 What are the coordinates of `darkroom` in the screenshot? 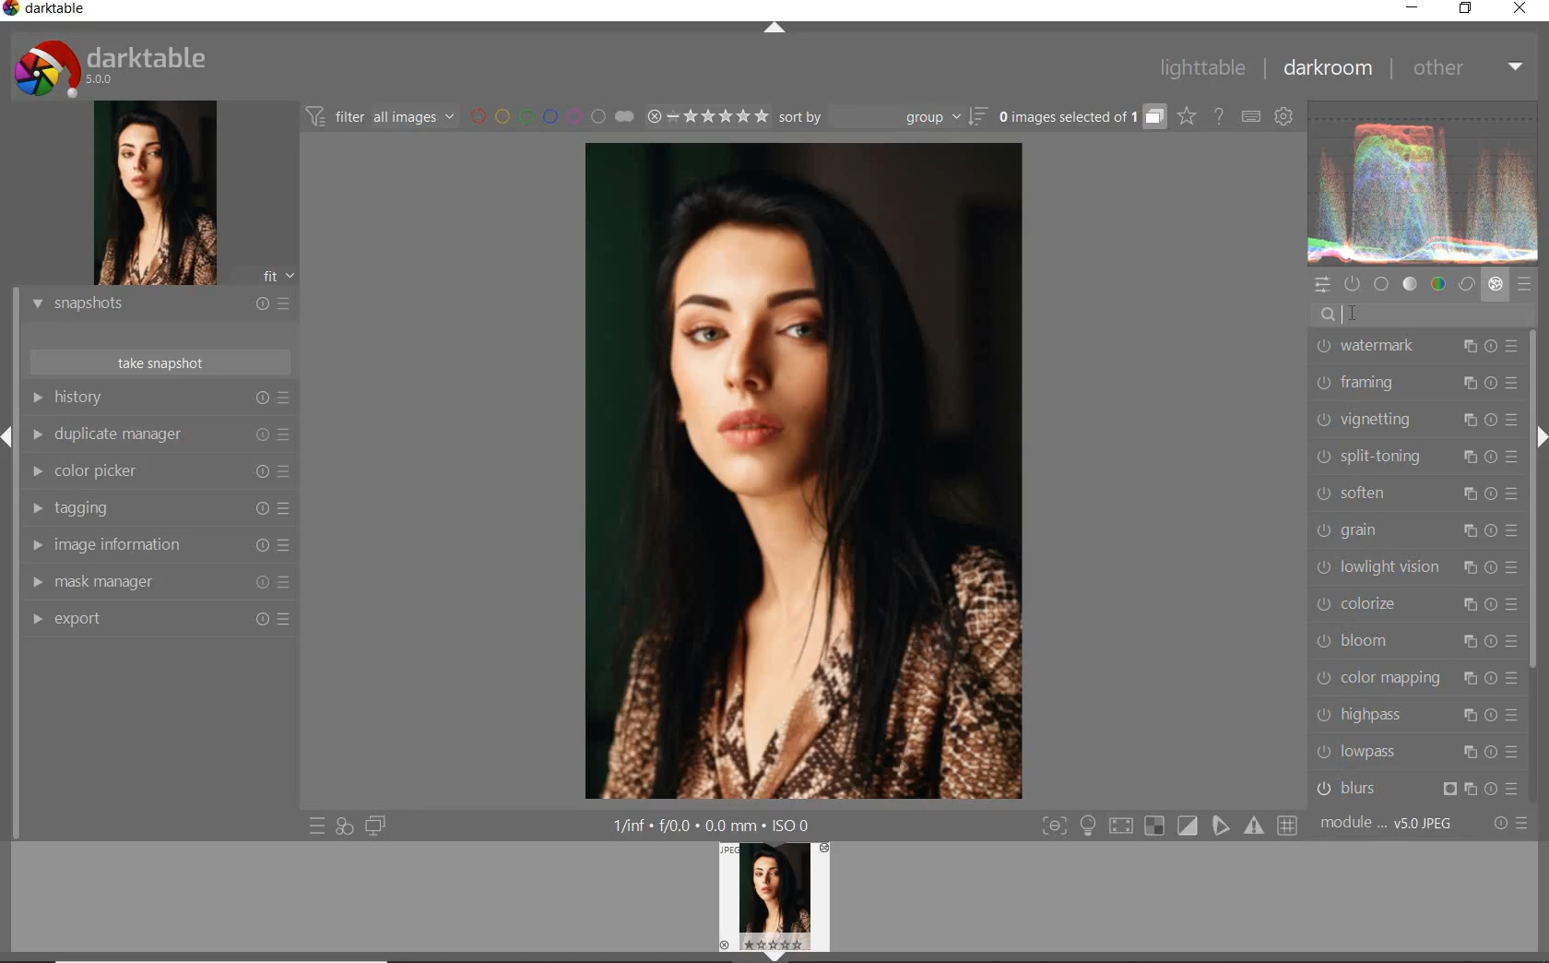 It's located at (1323, 66).